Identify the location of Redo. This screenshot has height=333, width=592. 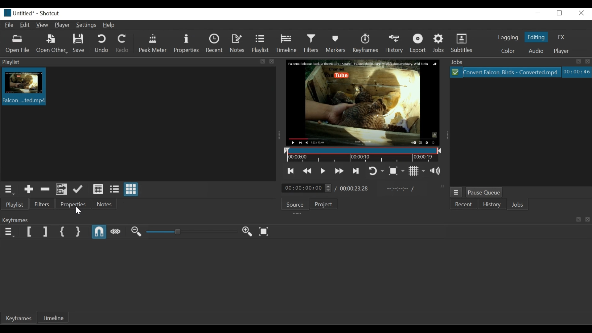
(121, 44).